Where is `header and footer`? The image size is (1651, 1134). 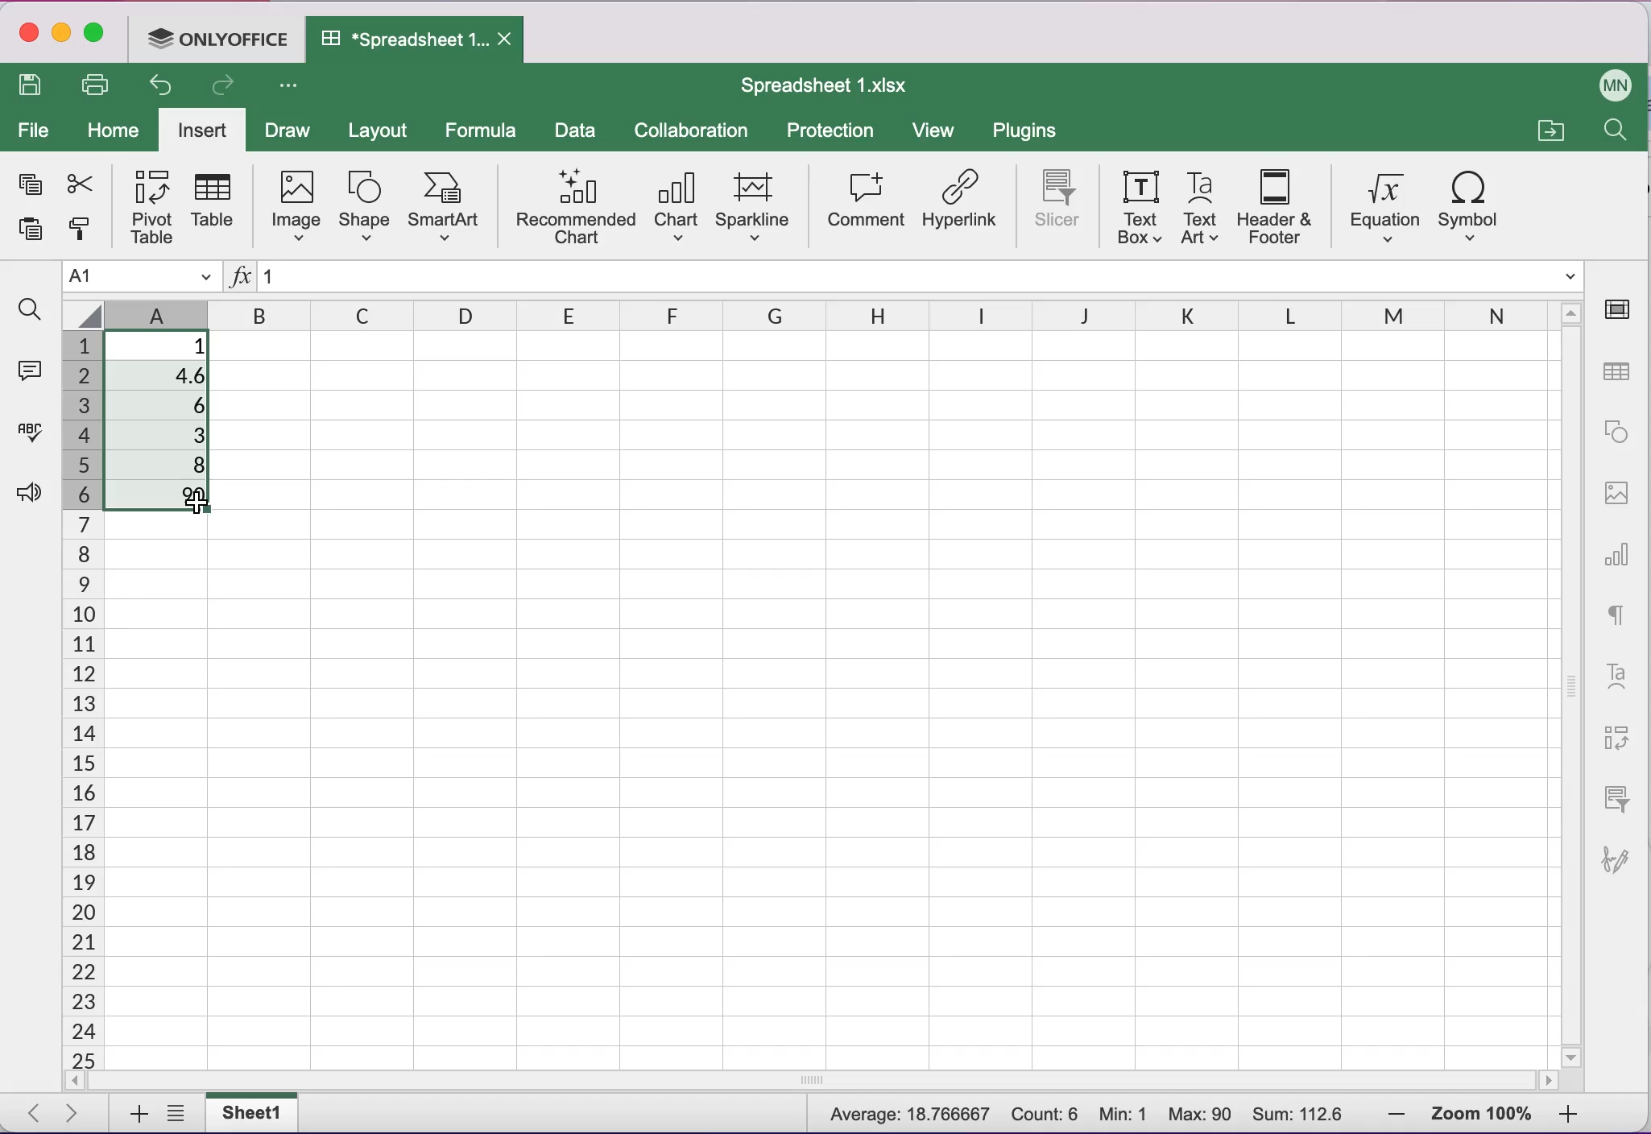 header and footer is located at coordinates (1274, 207).